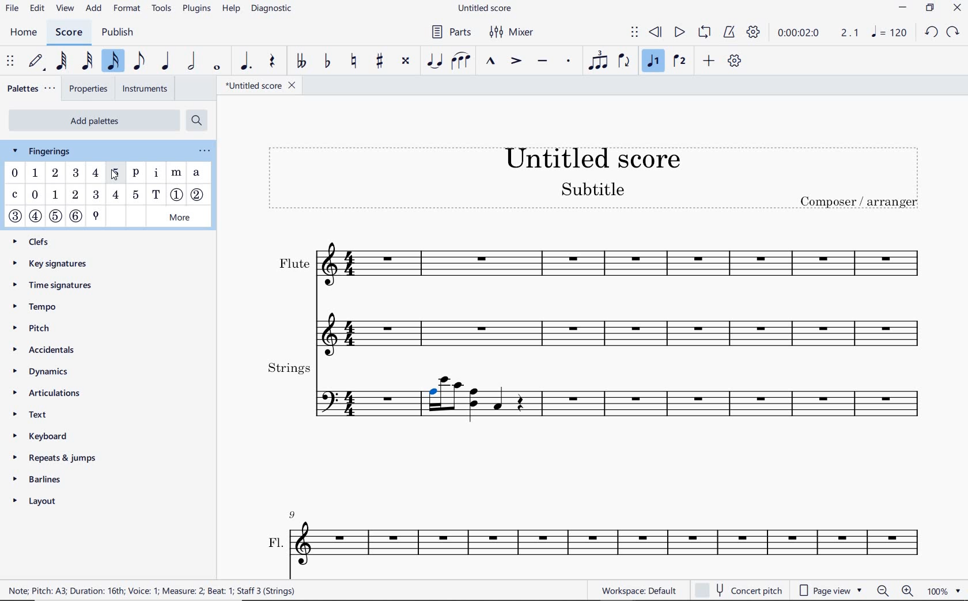 The image size is (968, 601). I want to click on RH GUITAR FINGERING P, so click(136, 174).